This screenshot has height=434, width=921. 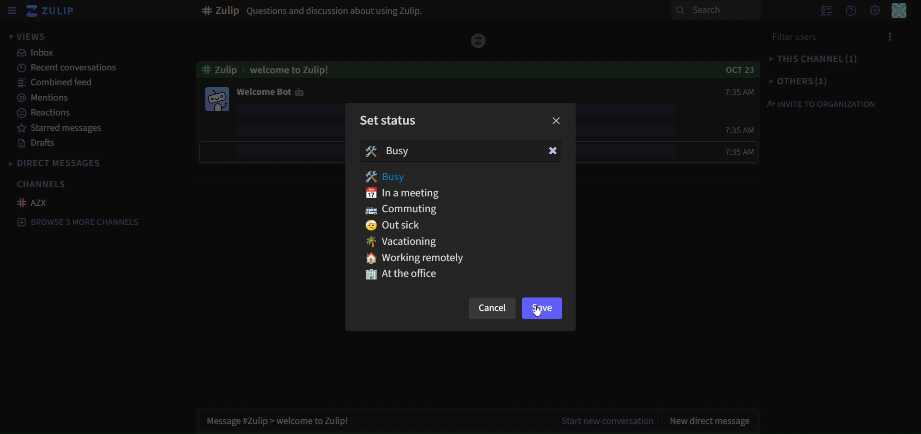 I want to click on out sick, so click(x=394, y=225).